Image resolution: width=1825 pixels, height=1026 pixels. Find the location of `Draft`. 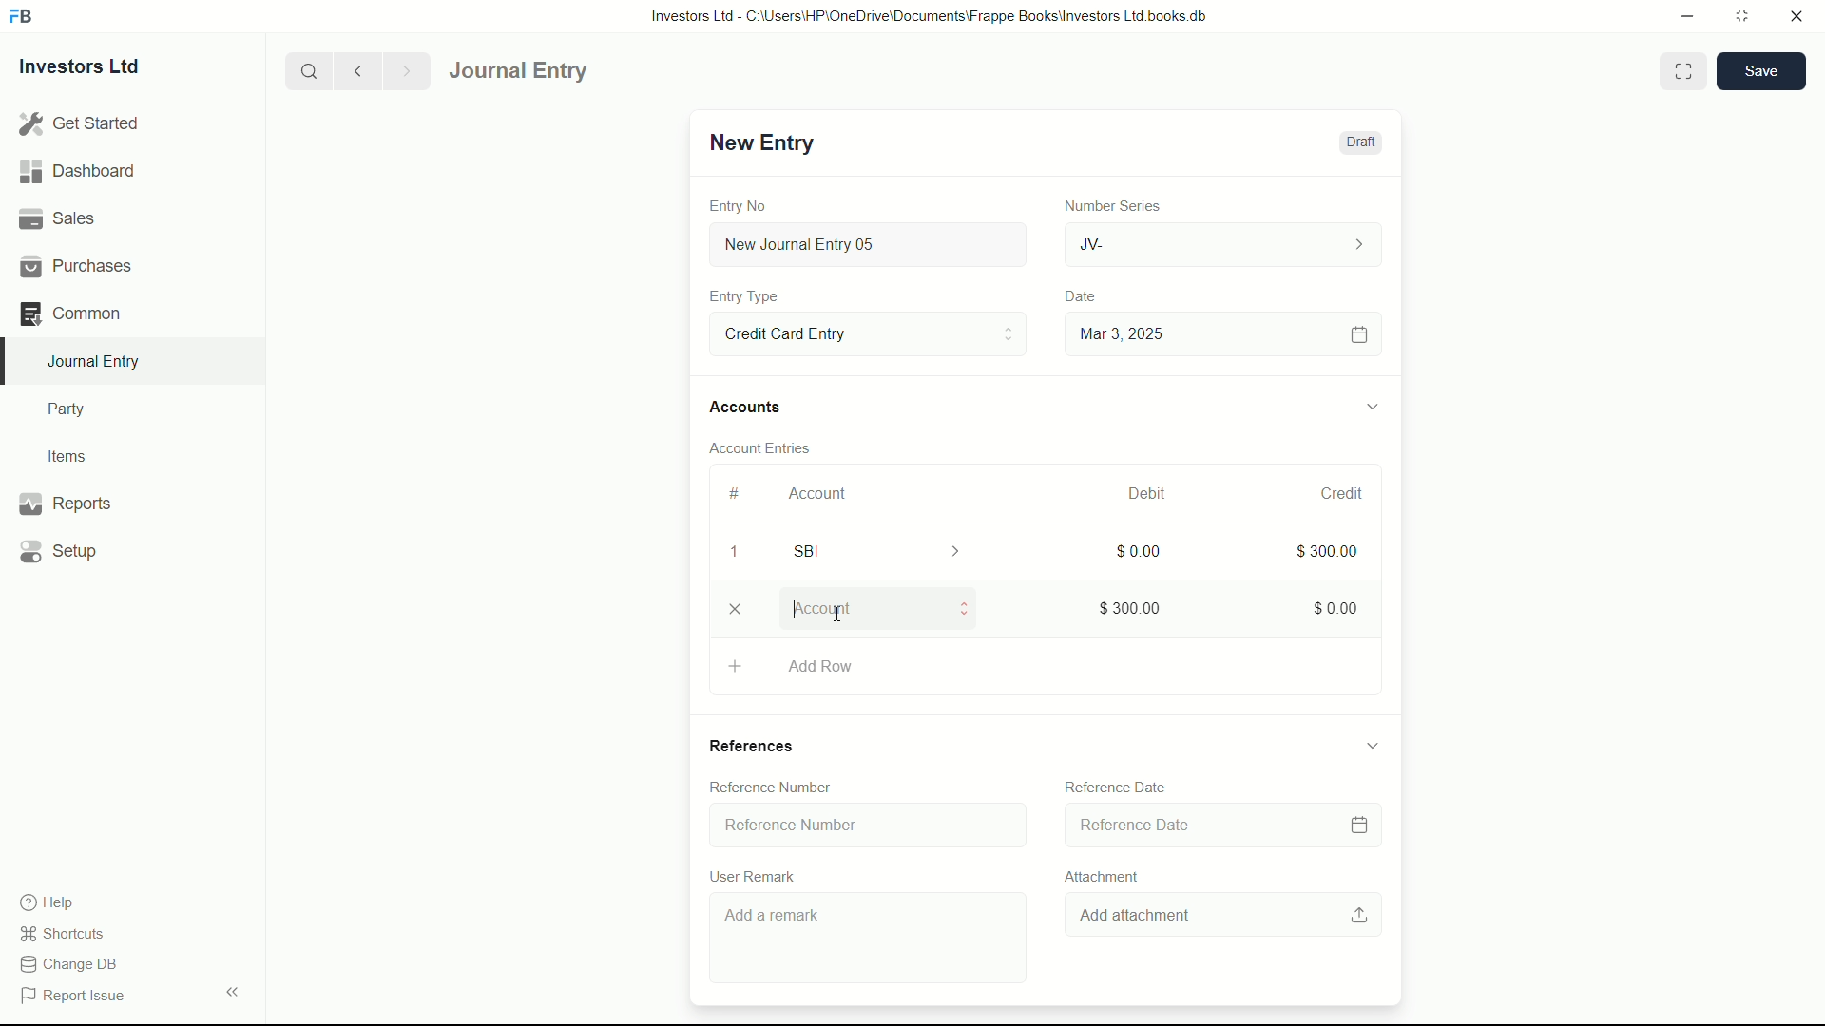

Draft is located at coordinates (1359, 142).